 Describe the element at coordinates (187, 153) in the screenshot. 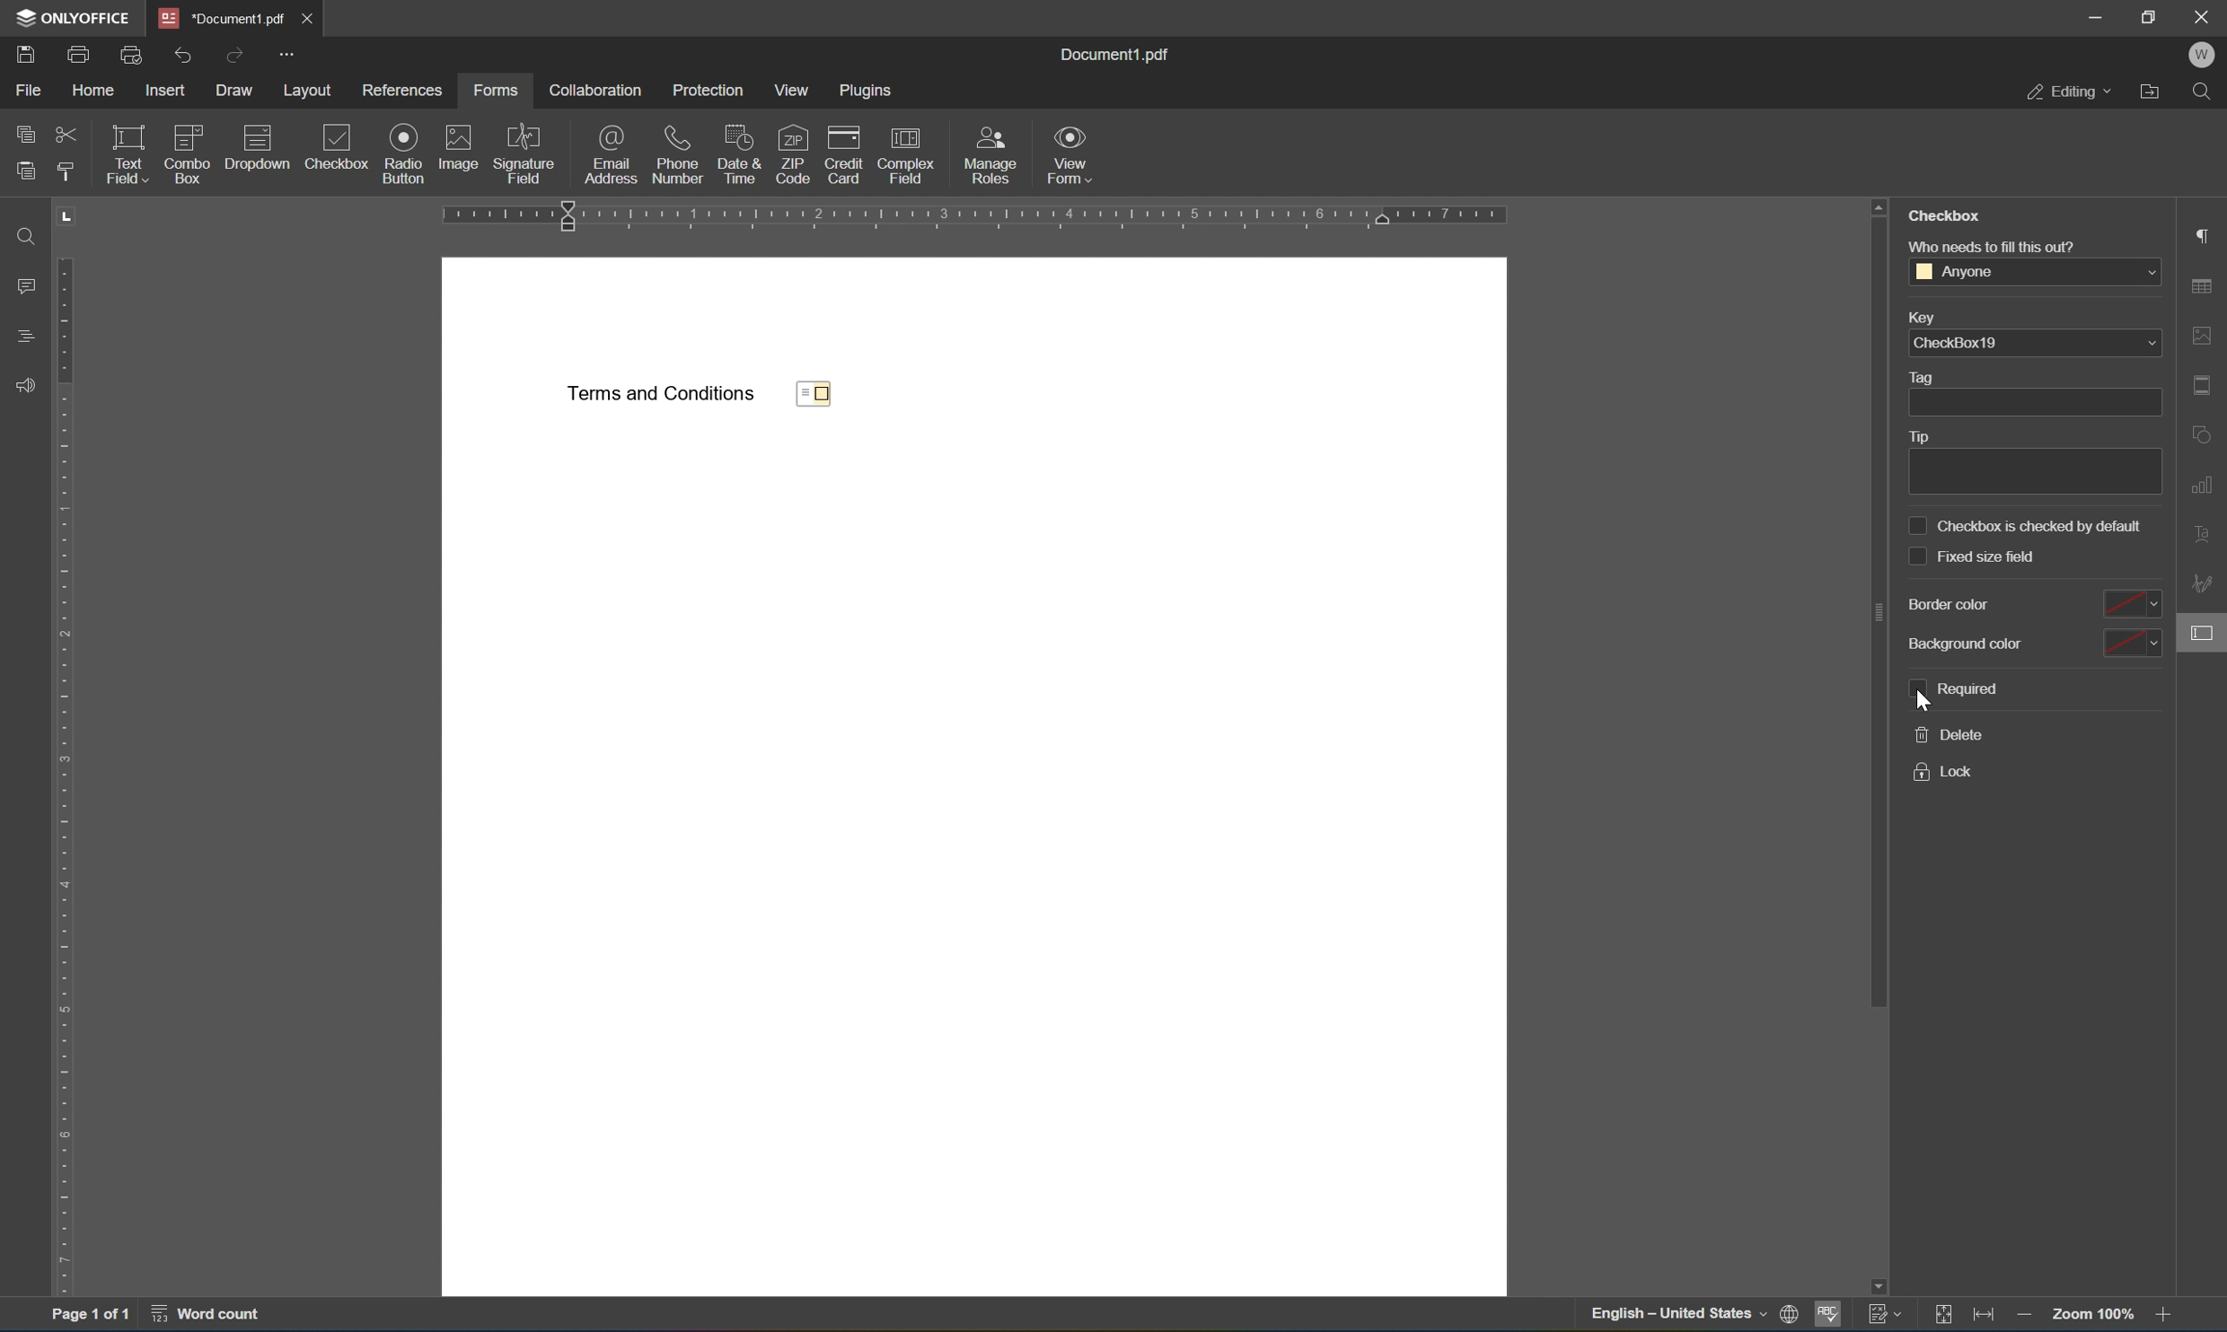

I see `combo box` at that location.